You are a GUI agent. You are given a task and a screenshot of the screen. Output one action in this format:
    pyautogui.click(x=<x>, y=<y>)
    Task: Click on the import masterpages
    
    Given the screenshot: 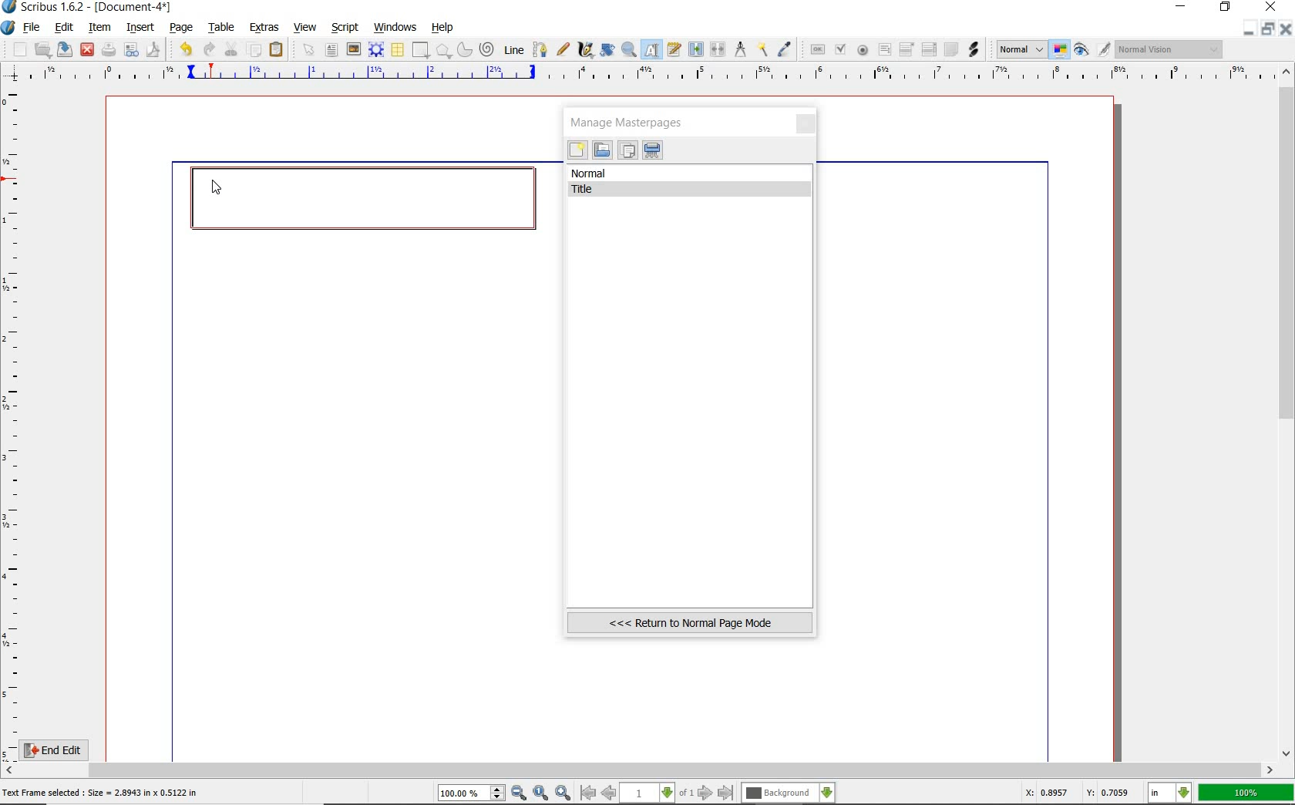 What is the action you would take?
    pyautogui.click(x=601, y=150)
    